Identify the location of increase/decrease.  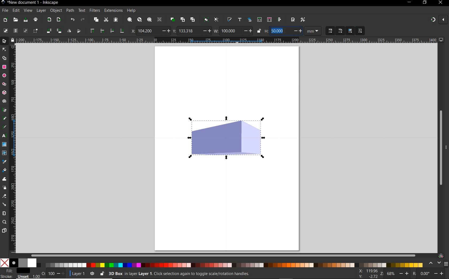
(247, 31).